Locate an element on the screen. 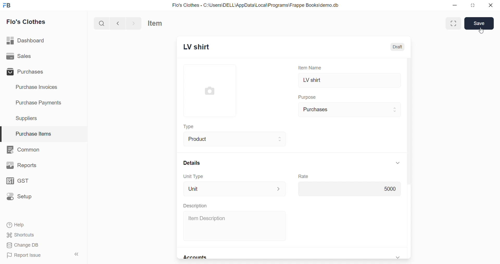 Image resolution: width=500 pixels, height=264 pixels. search is located at coordinates (101, 23).